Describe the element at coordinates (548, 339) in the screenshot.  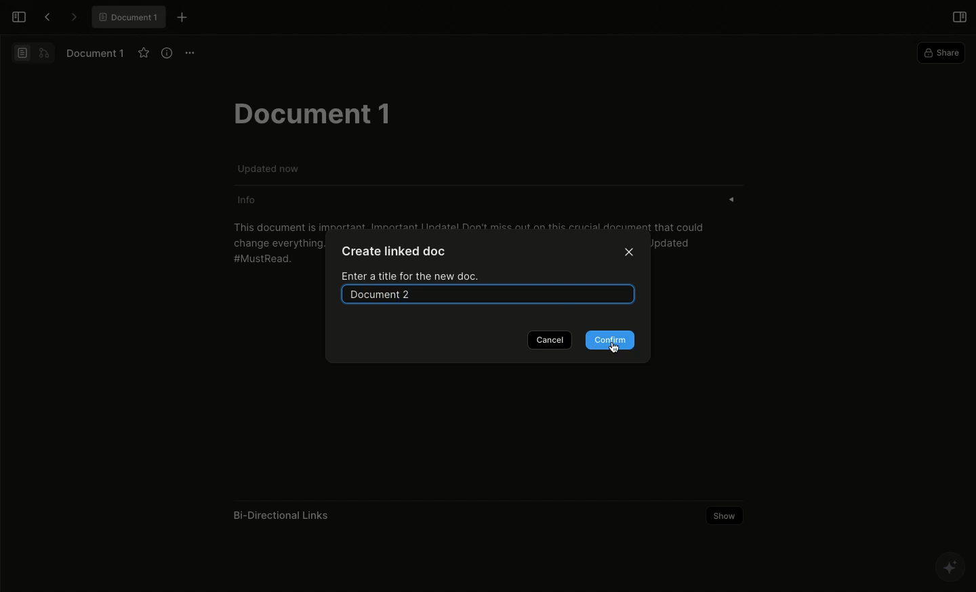
I see `Cancel` at that location.